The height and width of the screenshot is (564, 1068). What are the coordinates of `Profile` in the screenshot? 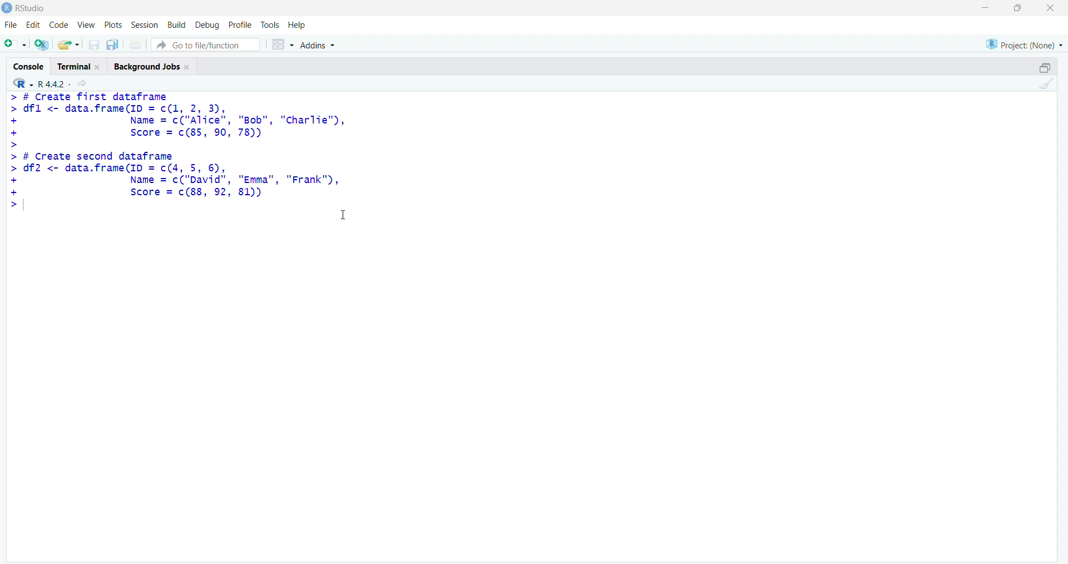 It's located at (240, 25).